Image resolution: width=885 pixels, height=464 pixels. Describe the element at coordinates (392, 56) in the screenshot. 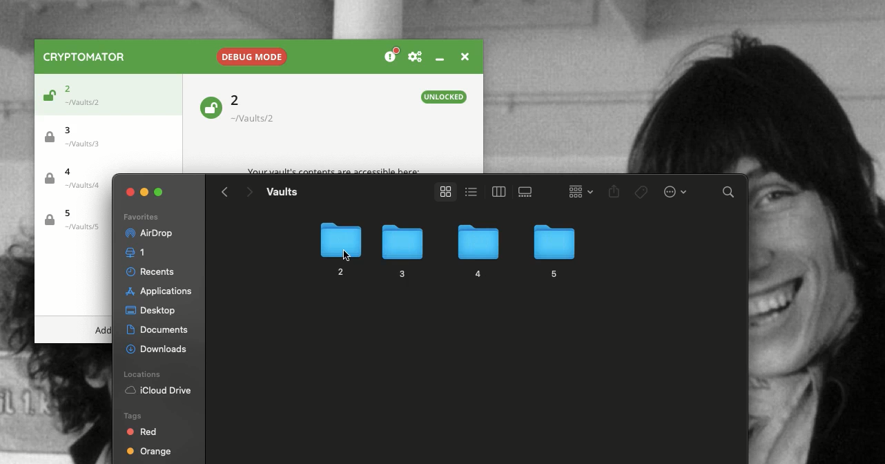

I see `Donation` at that location.